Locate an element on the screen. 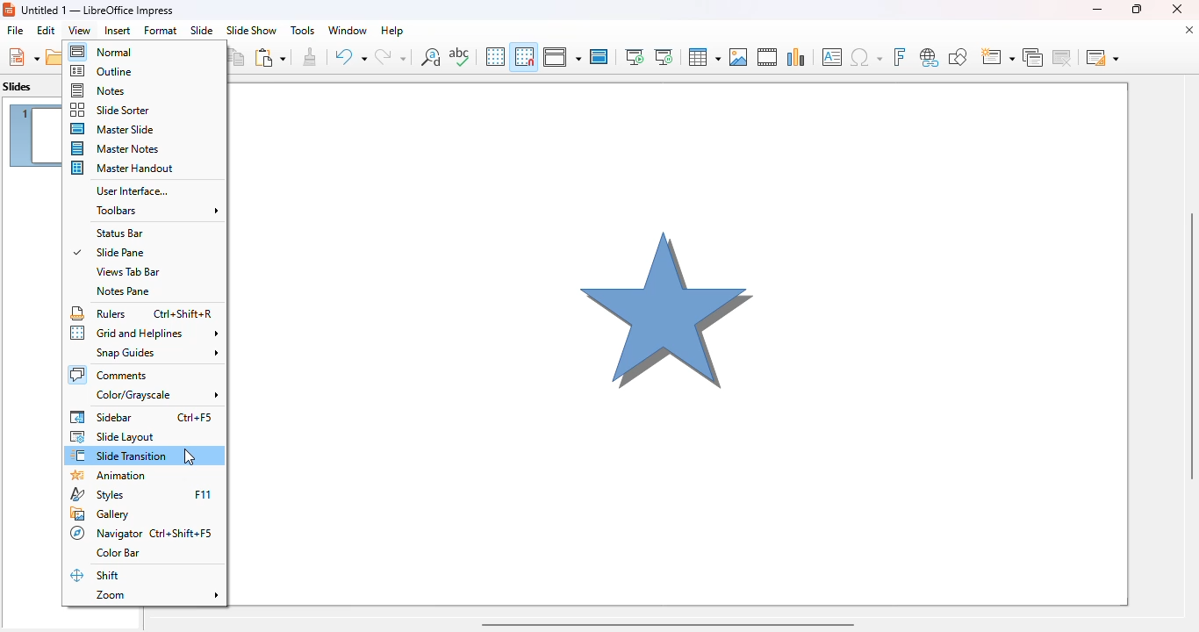  redo is located at coordinates (391, 56).